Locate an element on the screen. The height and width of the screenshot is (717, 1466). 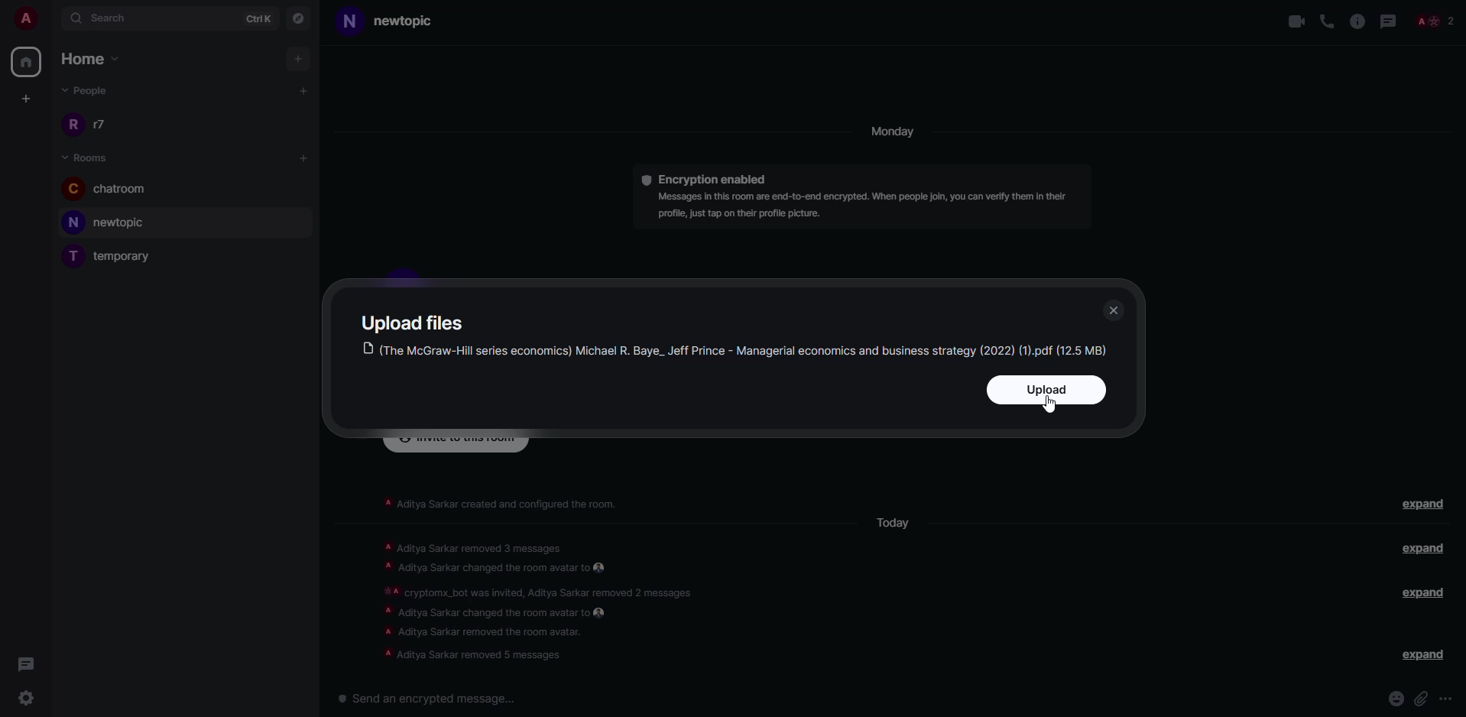
search is located at coordinates (112, 17).